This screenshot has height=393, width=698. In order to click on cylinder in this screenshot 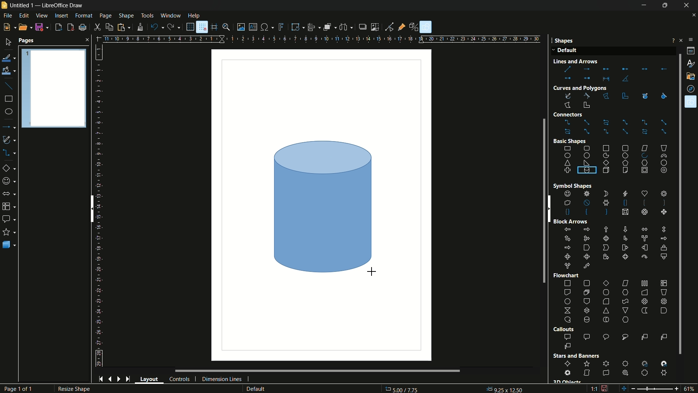, I will do `click(322, 206)`.